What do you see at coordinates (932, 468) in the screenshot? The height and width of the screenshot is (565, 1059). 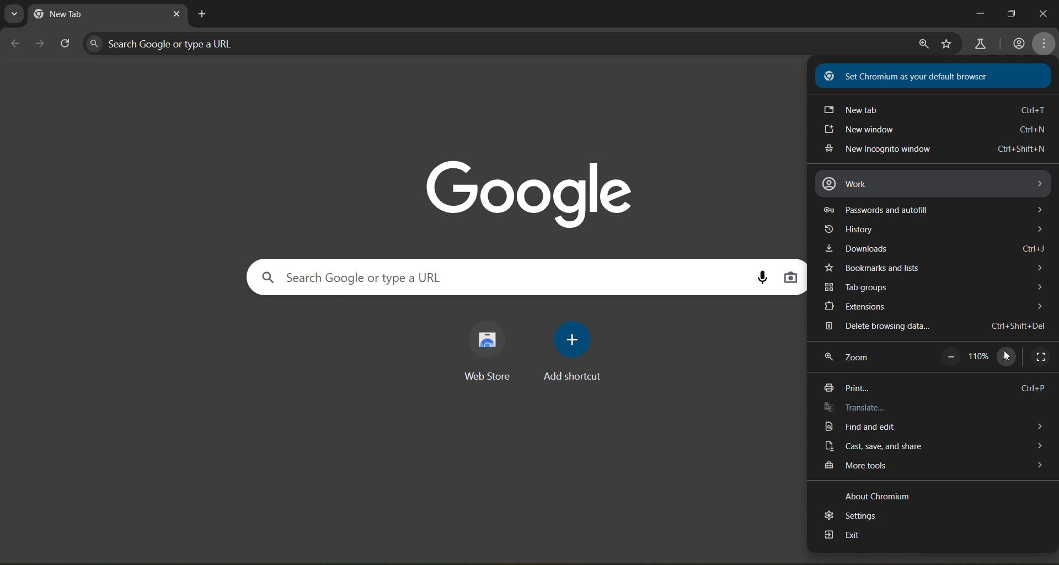 I see `more tools` at bounding box center [932, 468].